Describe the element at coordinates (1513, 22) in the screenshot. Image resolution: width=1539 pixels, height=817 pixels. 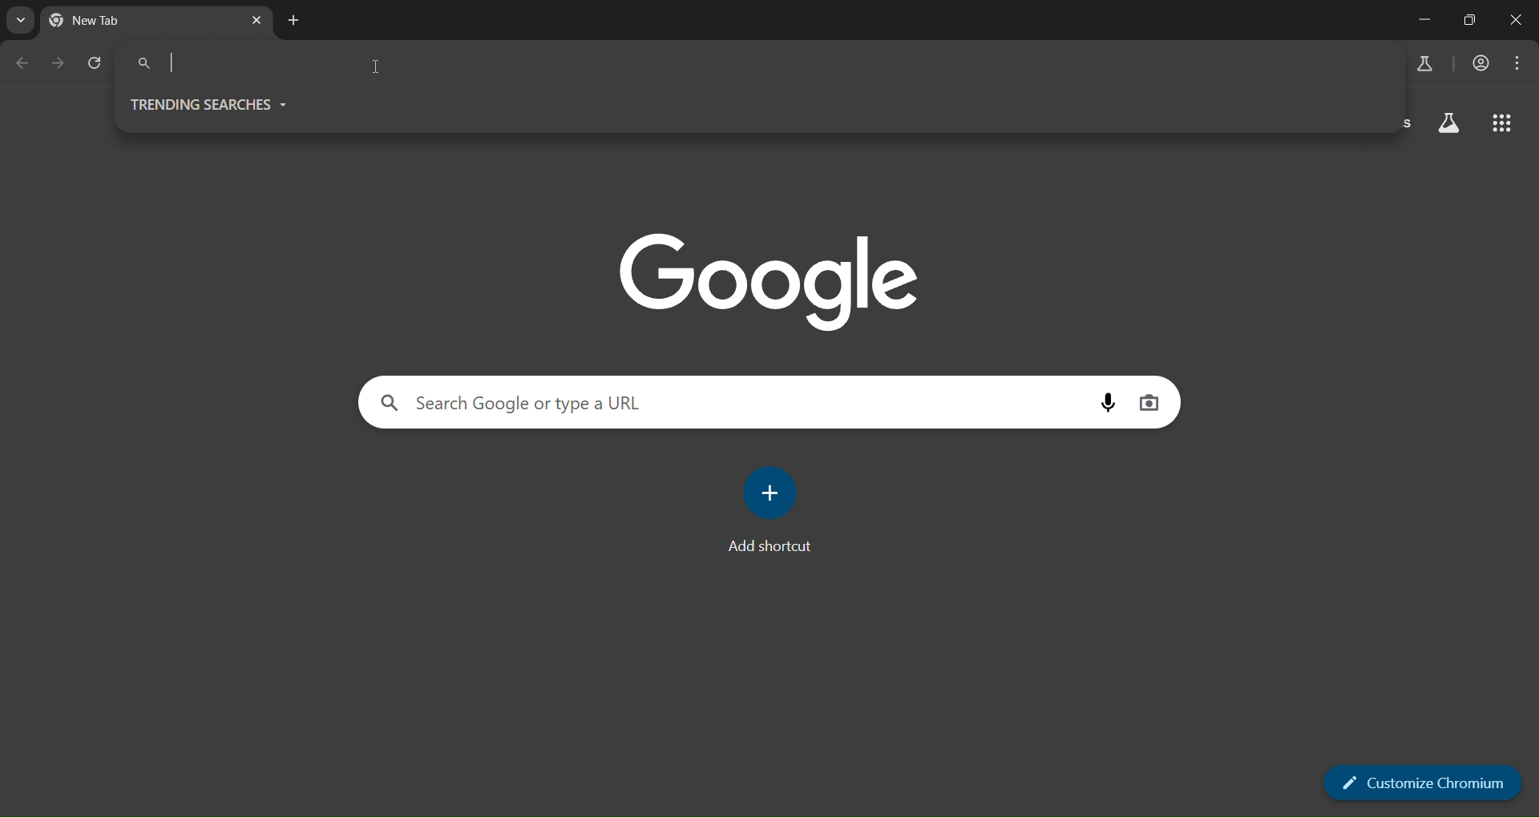
I see `close` at that location.